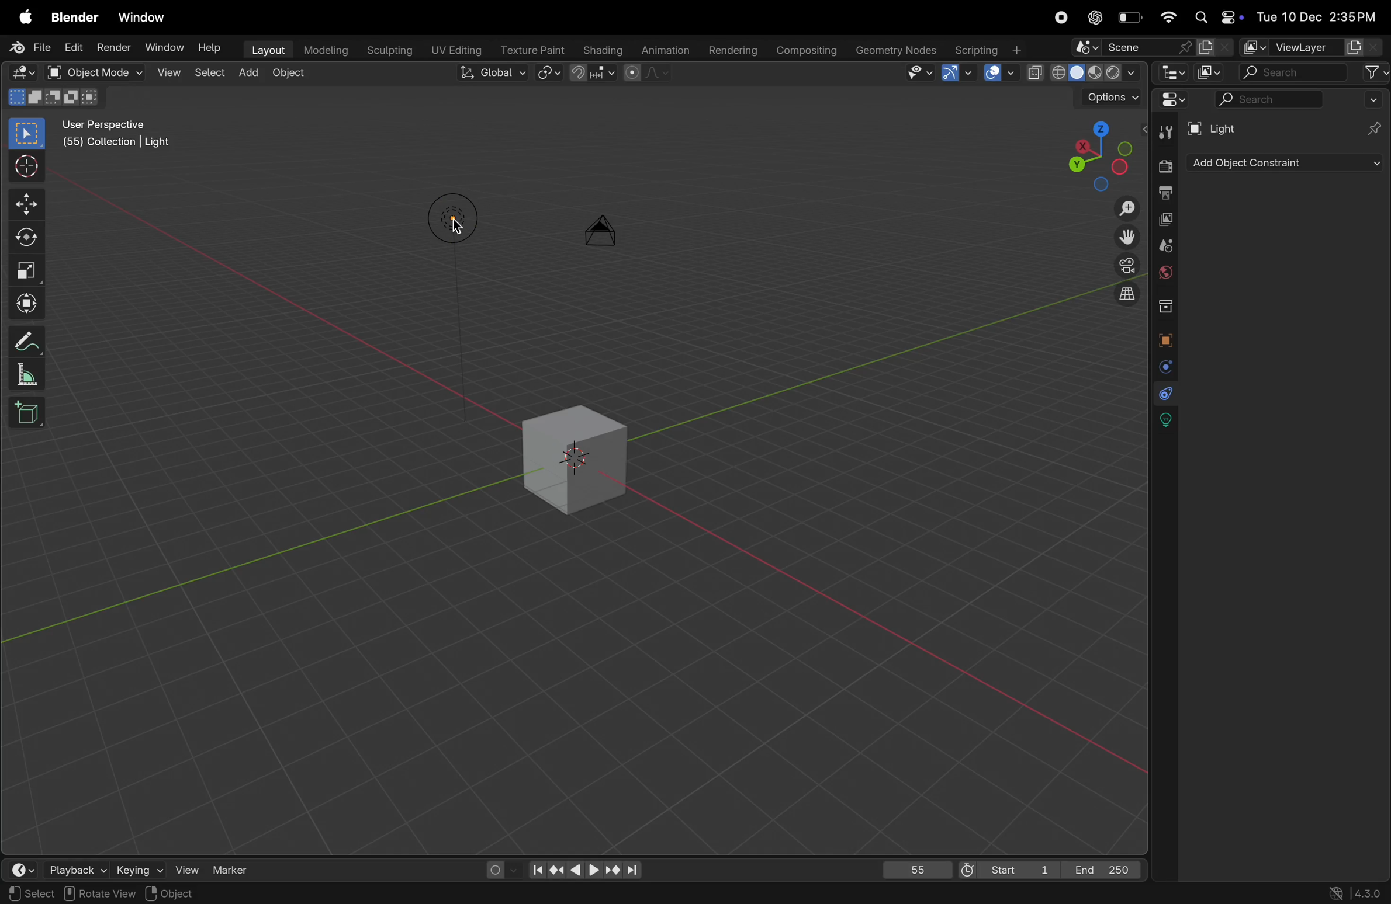 The width and height of the screenshot is (1391, 904). Describe the element at coordinates (1354, 892) in the screenshot. I see `versions` at that location.